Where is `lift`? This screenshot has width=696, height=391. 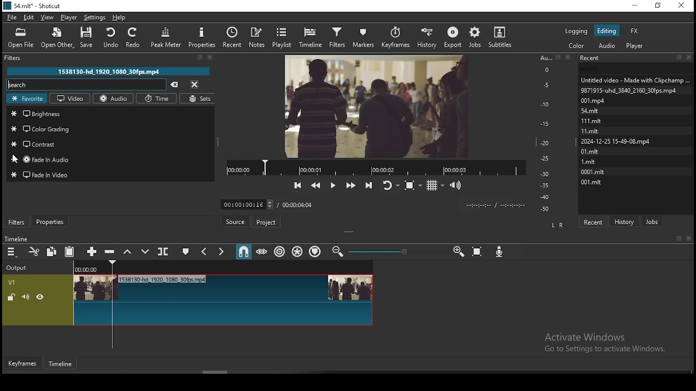 lift is located at coordinates (126, 251).